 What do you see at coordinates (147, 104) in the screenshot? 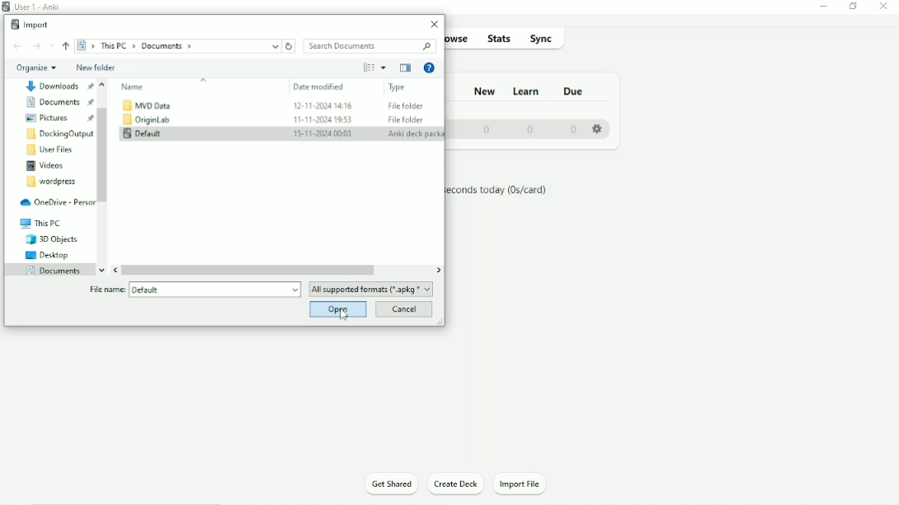
I see `MVD Data` at bounding box center [147, 104].